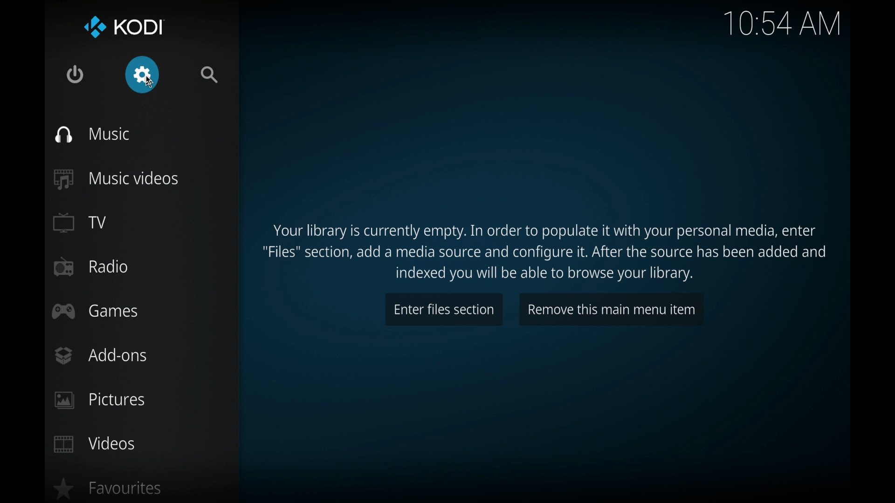 Image resolution: width=895 pixels, height=503 pixels. I want to click on cursor, so click(149, 82).